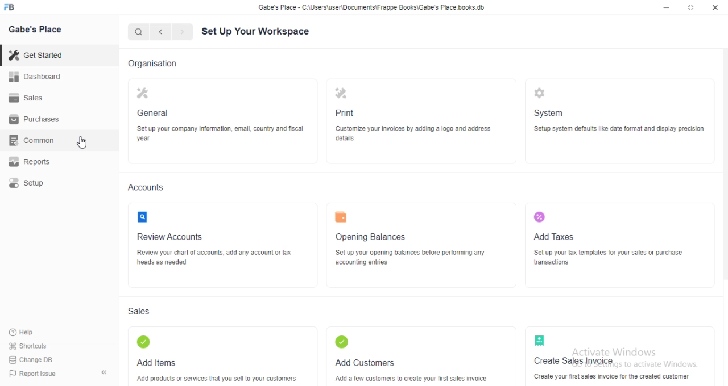  Describe the element at coordinates (543, 93) in the screenshot. I see `logo` at that location.